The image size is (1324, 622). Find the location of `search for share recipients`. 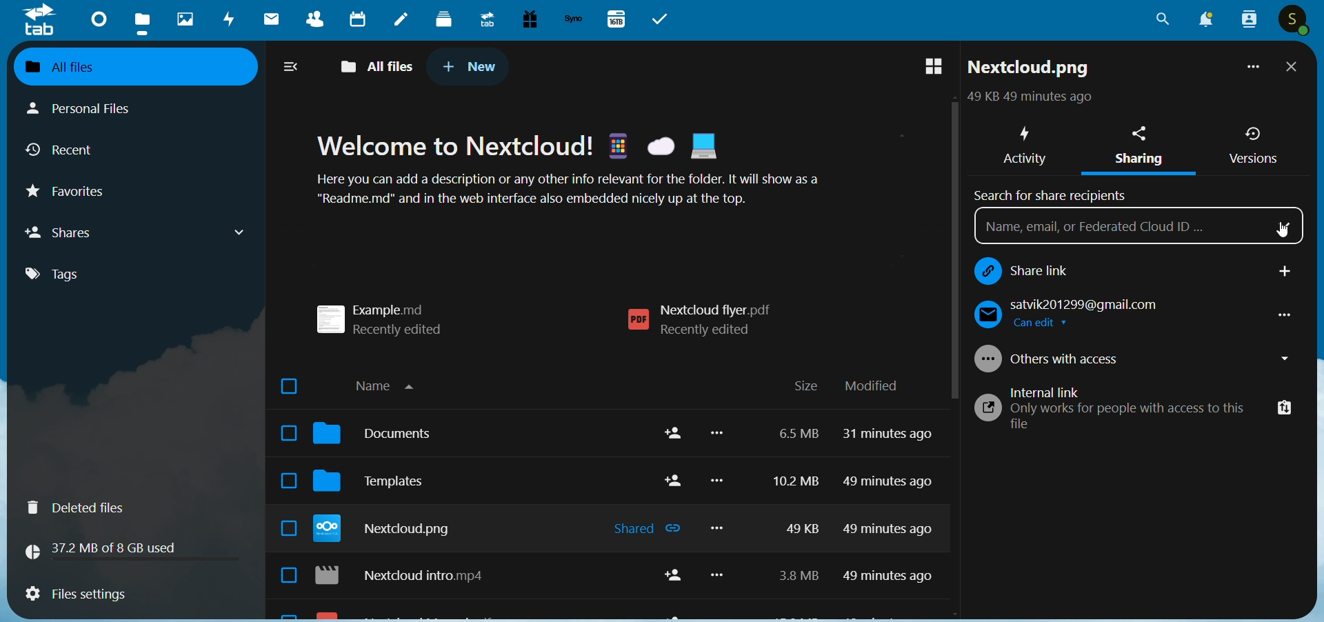

search for share recipients is located at coordinates (1055, 193).